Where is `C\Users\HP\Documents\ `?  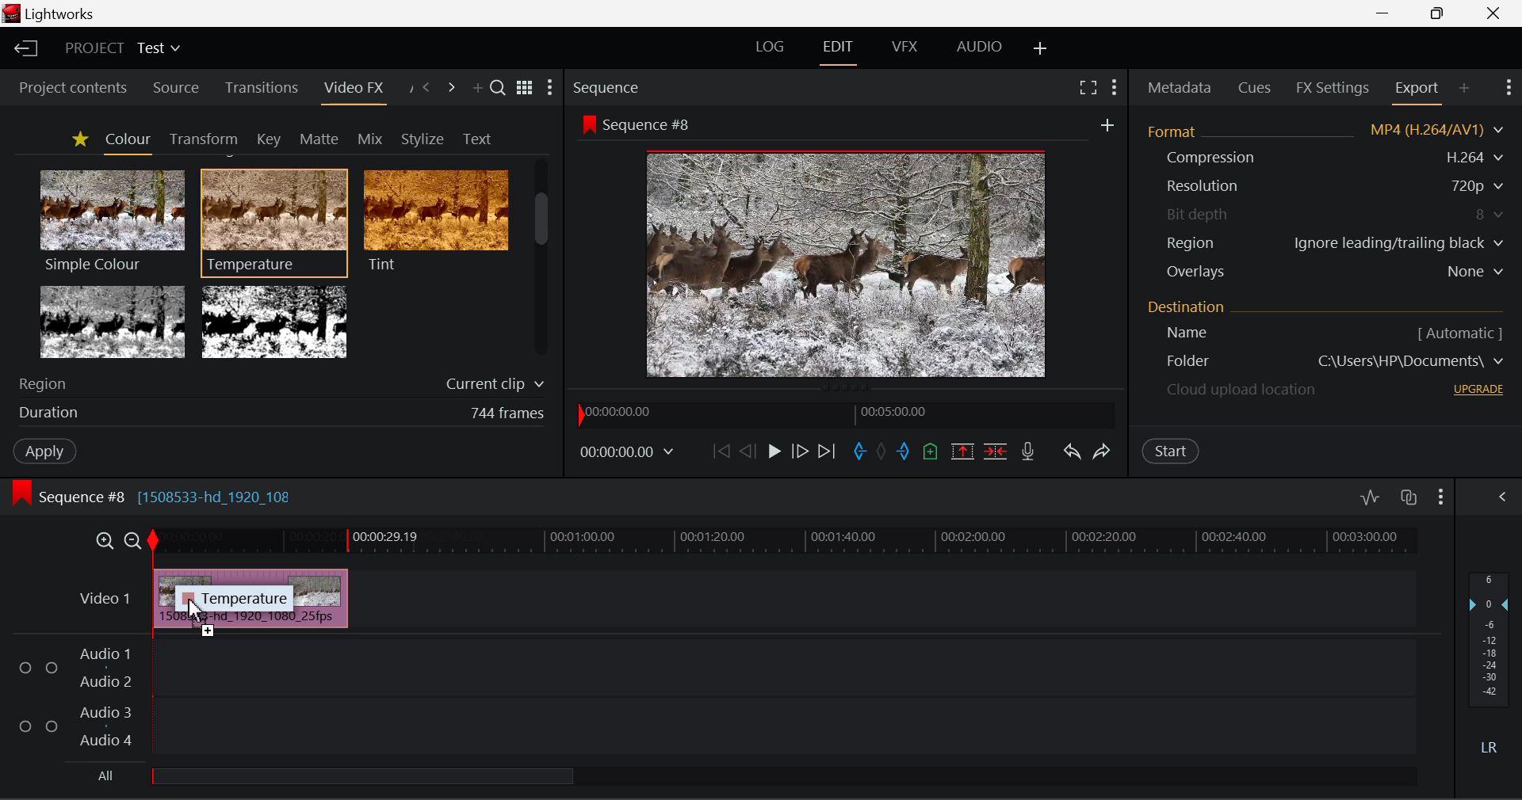 C\Users\HP\Documents\  is located at coordinates (1411, 360).